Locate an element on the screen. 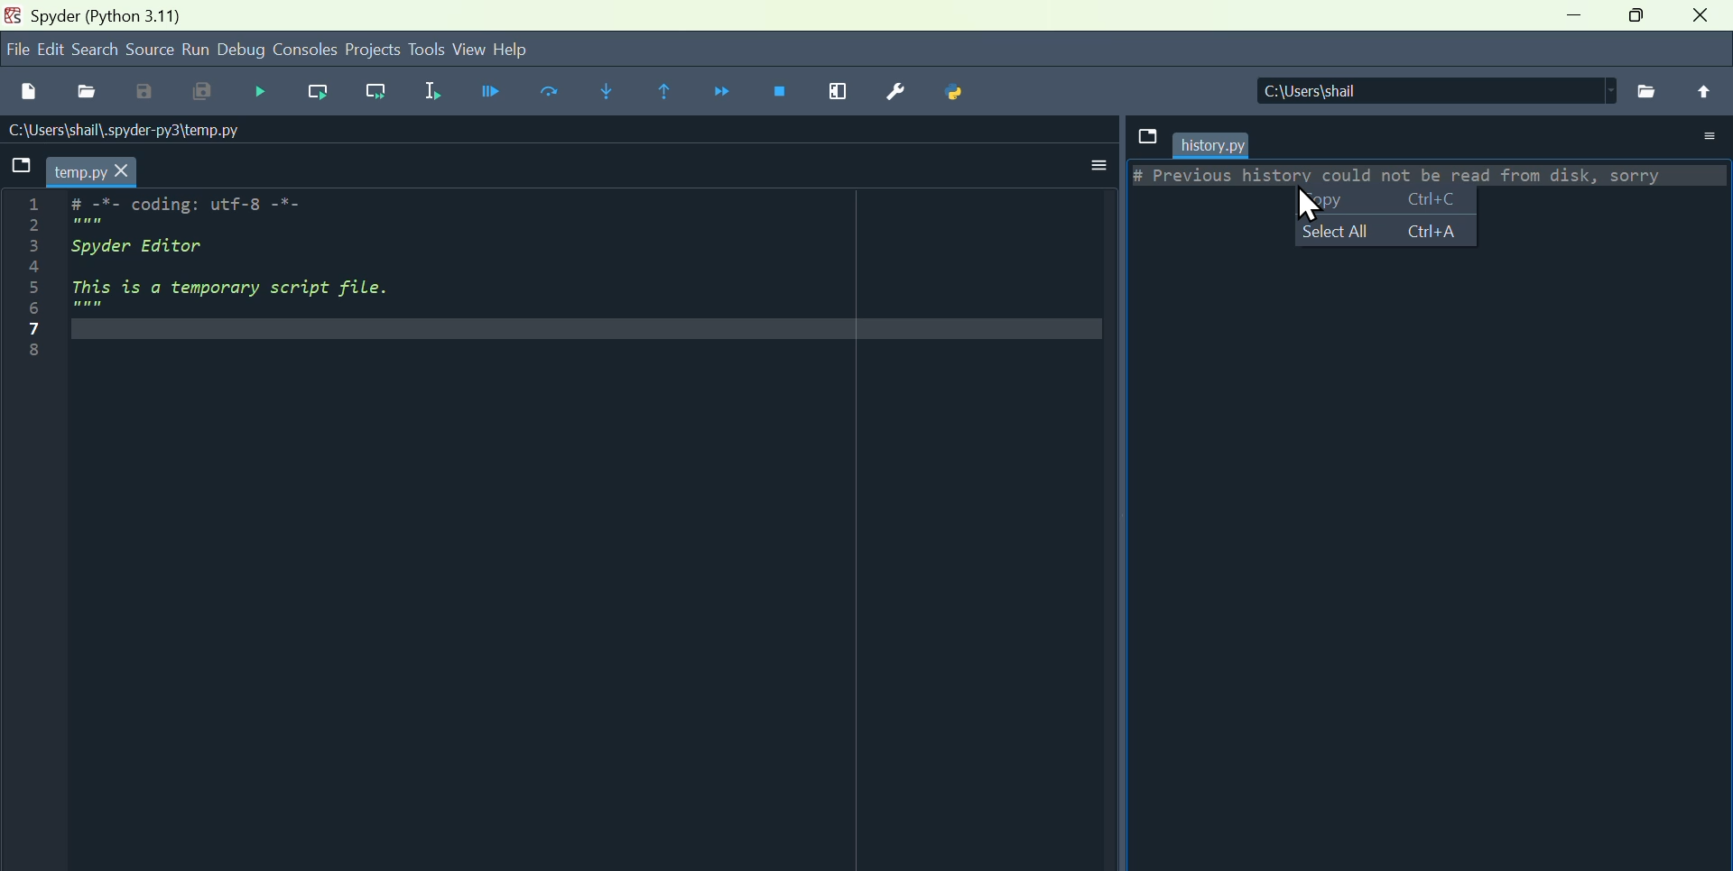 This screenshot has height=871, width=1733. Source is located at coordinates (149, 47).